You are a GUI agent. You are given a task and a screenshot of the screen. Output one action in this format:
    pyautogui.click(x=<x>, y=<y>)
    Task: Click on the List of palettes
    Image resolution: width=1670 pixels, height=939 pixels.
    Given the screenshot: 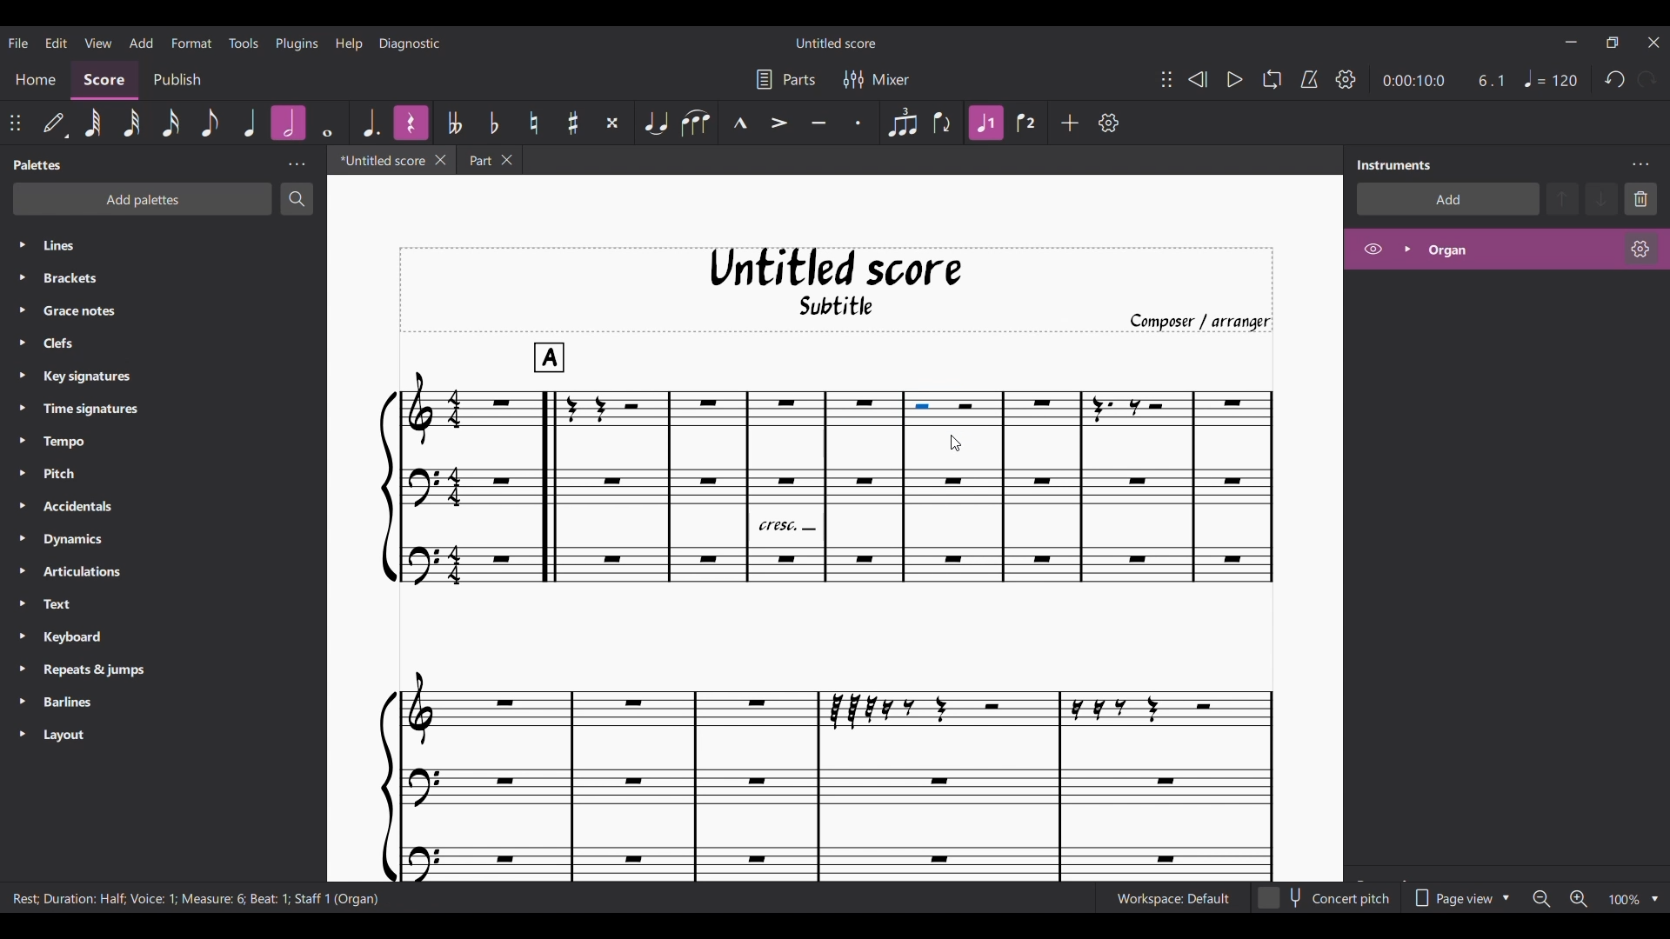 What is the action you would take?
    pyautogui.click(x=181, y=490)
    